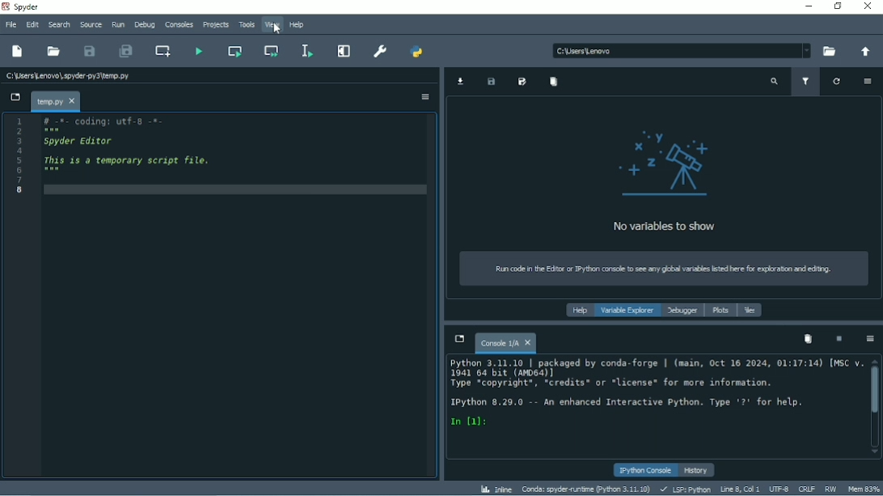 The width and height of the screenshot is (883, 496). I want to click on Location, so click(680, 50).